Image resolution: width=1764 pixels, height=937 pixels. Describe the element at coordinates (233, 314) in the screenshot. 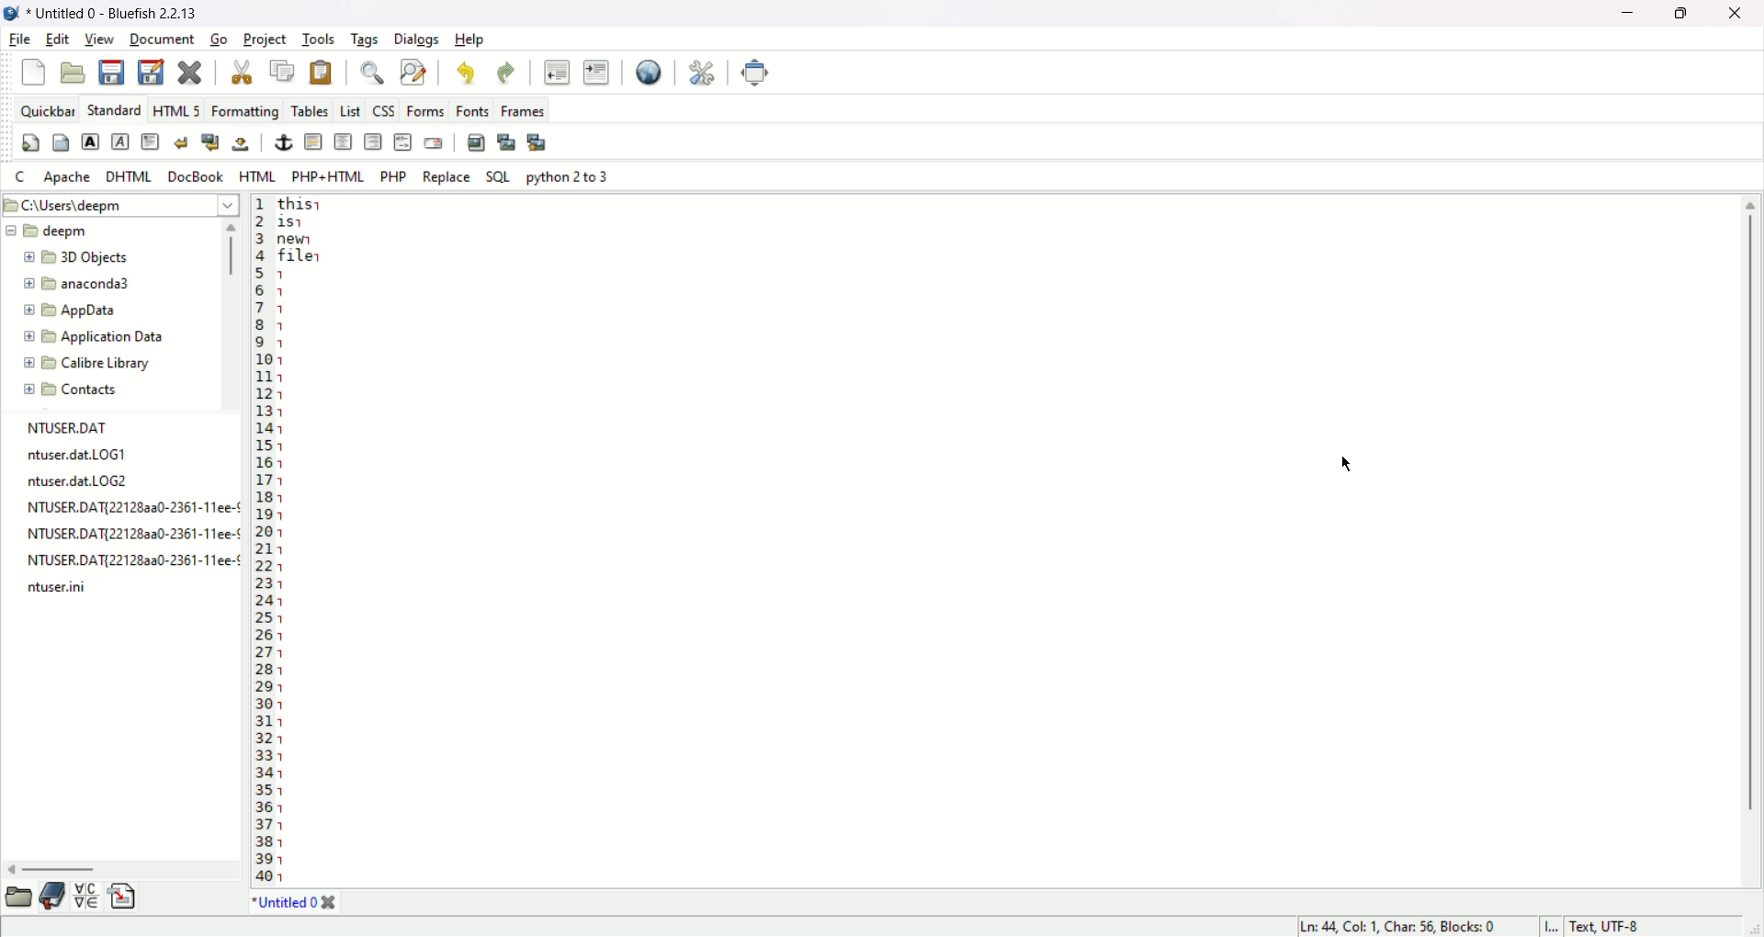

I see `scroll bar` at that location.